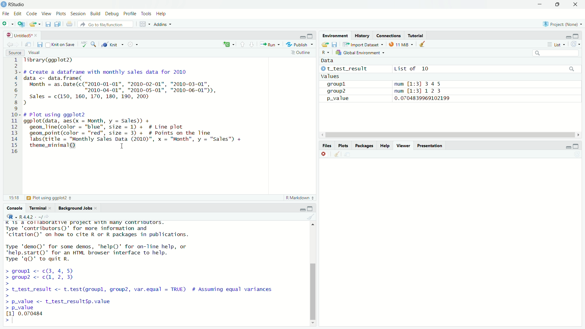  What do you see at coordinates (69, 24) in the screenshot?
I see `print current file` at bounding box center [69, 24].